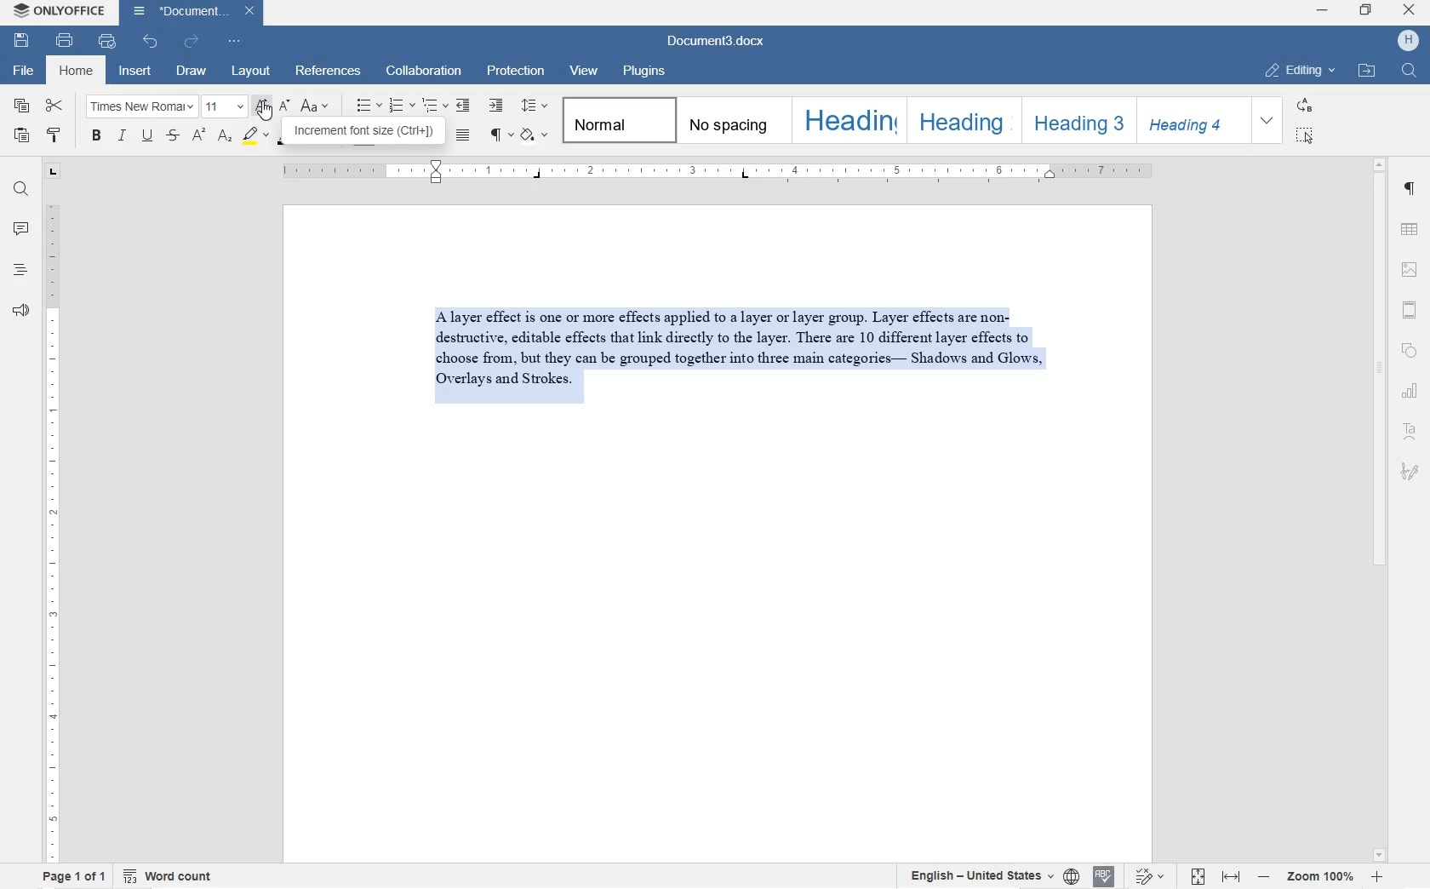 Image resolution: width=1430 pixels, height=889 pixels. Describe the element at coordinates (20, 71) in the screenshot. I see `file` at that location.